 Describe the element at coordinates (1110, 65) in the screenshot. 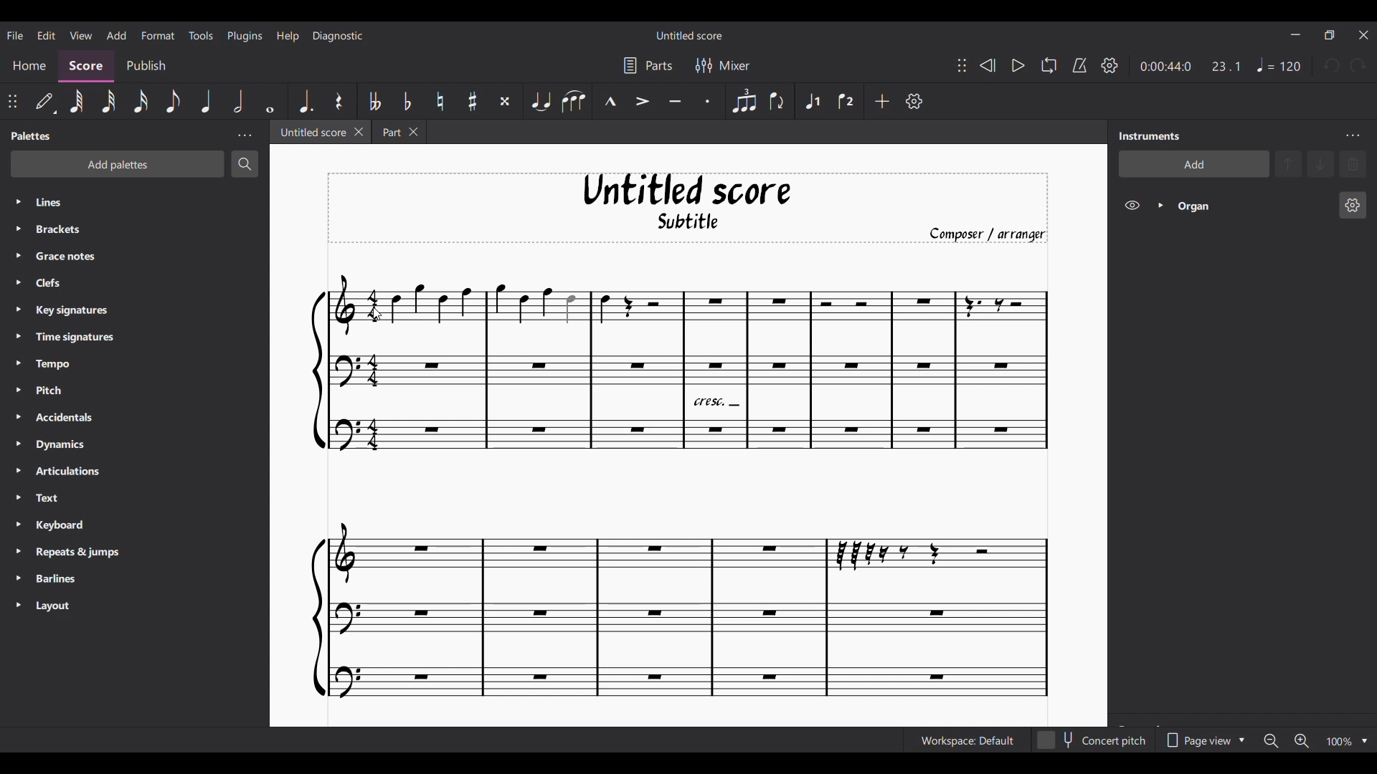

I see `Playback settings` at that location.